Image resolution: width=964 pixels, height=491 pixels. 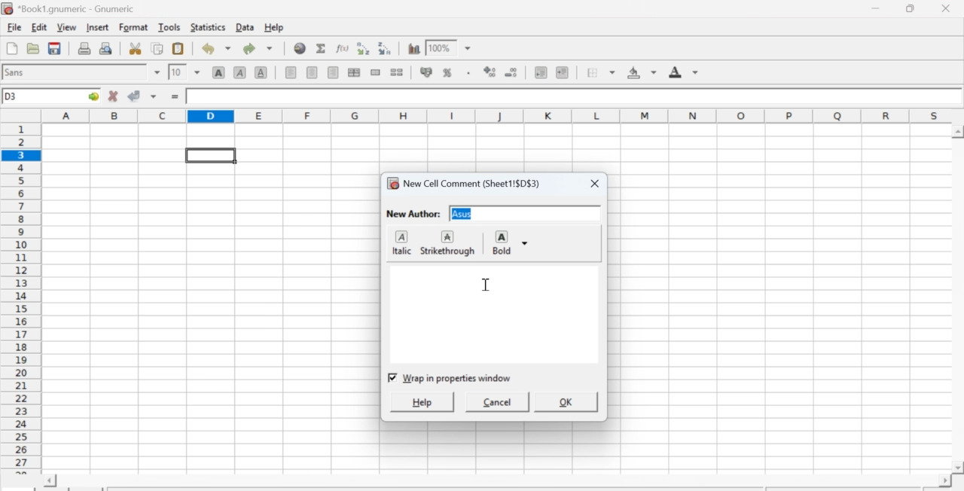 I want to click on input text, so click(x=526, y=215).